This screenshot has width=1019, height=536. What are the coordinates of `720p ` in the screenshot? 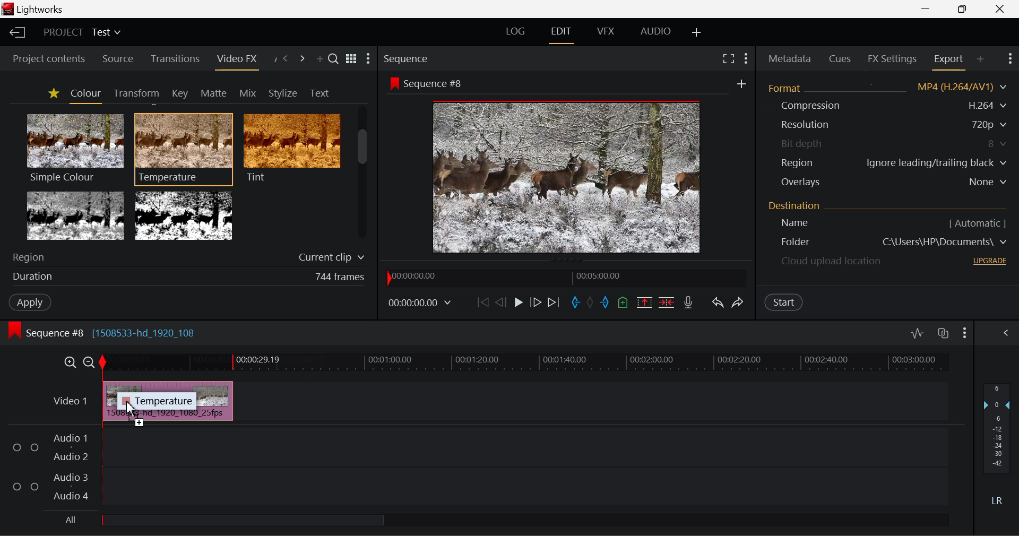 It's located at (990, 124).